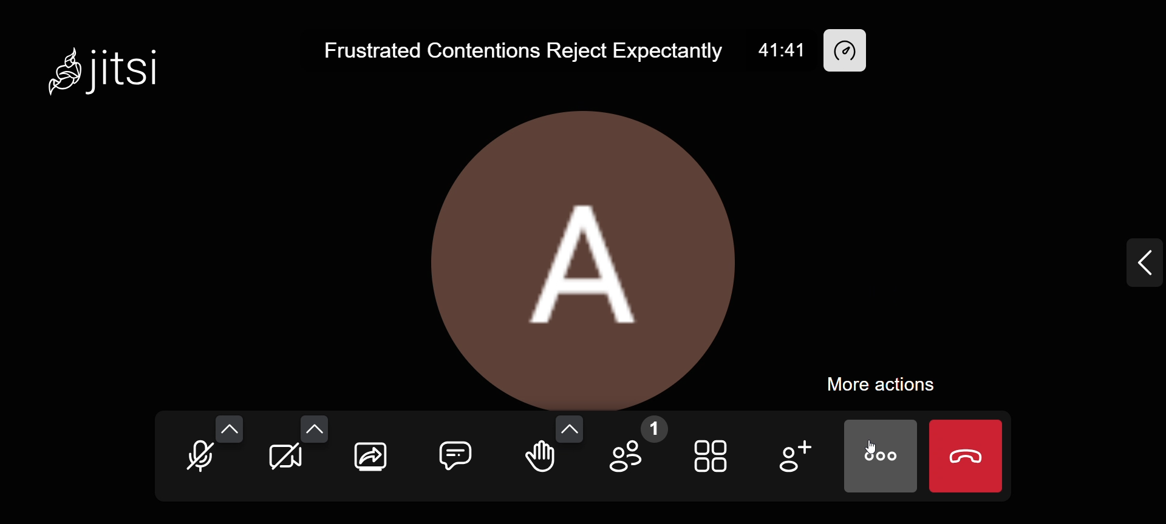 The image size is (1166, 524). What do you see at coordinates (887, 383) in the screenshot?
I see `more actions` at bounding box center [887, 383].